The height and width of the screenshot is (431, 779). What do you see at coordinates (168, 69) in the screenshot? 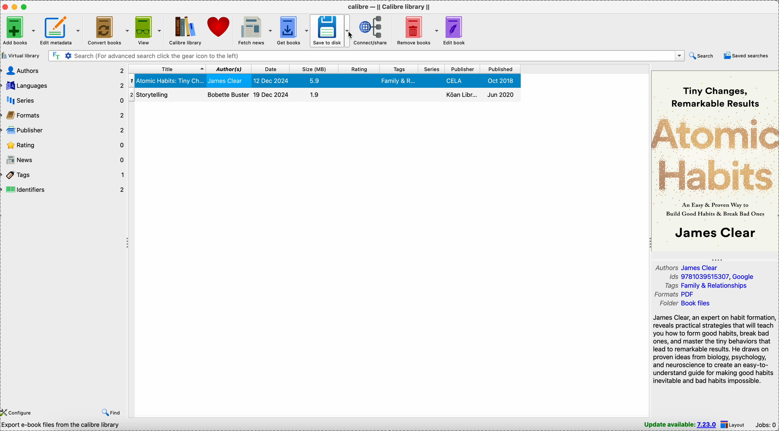
I see `title` at bounding box center [168, 69].